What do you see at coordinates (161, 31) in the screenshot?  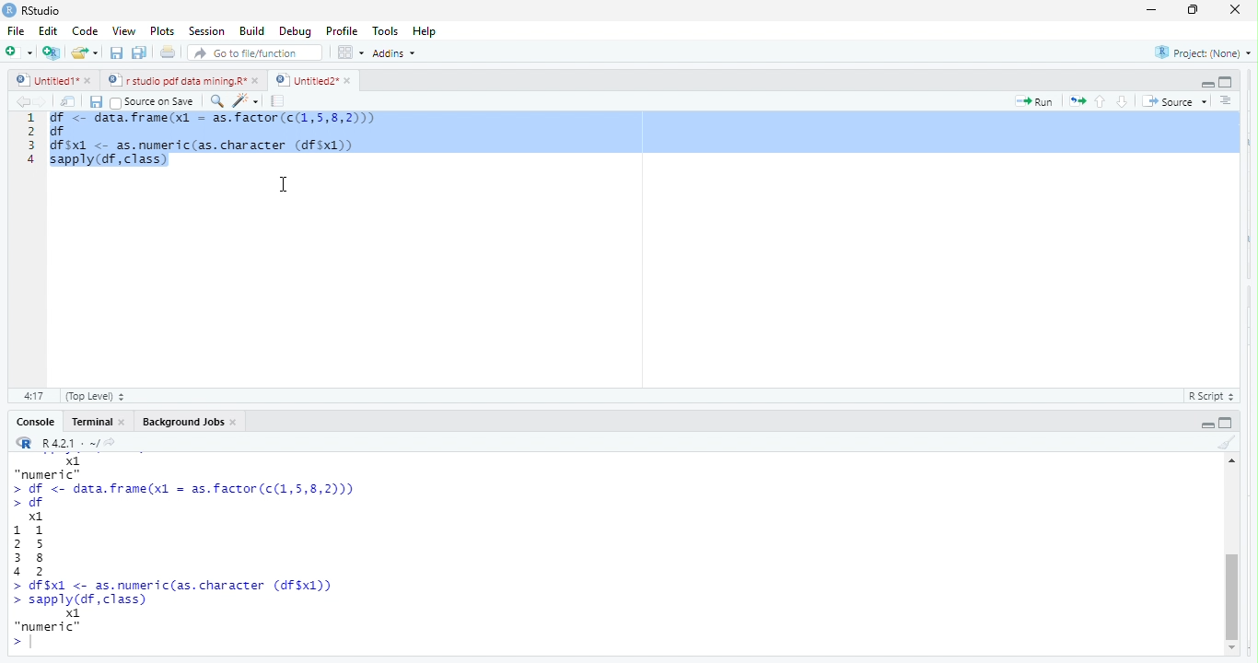 I see `Plots.` at bounding box center [161, 31].